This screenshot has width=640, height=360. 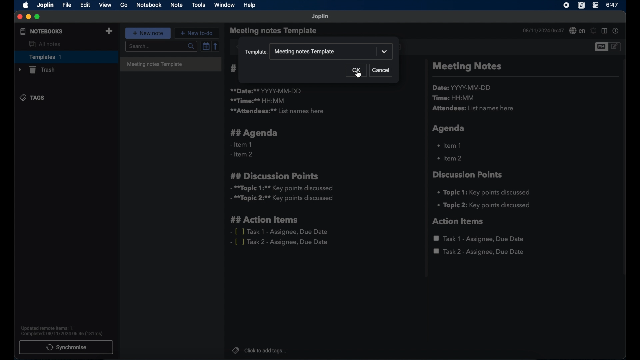 What do you see at coordinates (176, 5) in the screenshot?
I see `note` at bounding box center [176, 5].